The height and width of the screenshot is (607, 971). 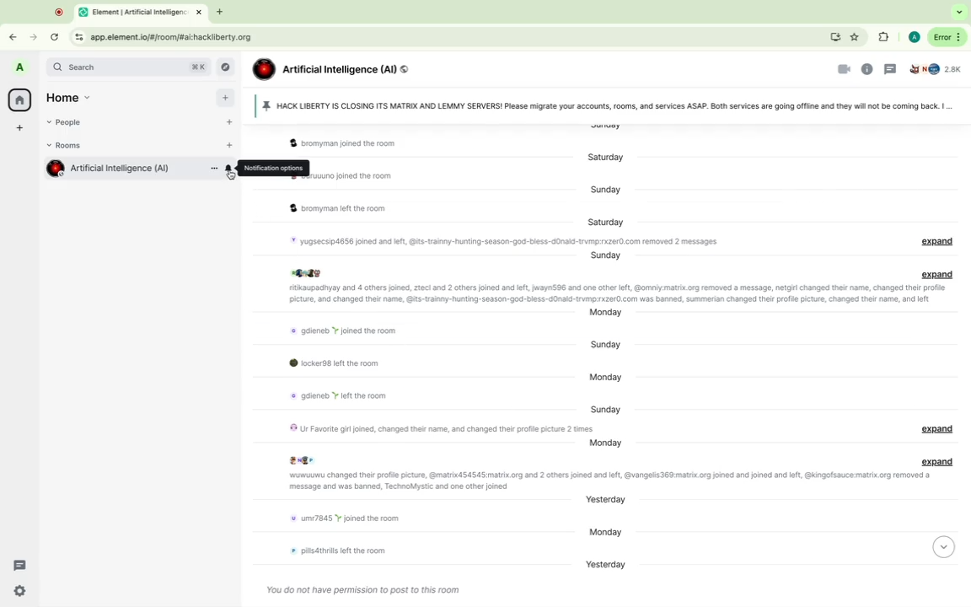 What do you see at coordinates (604, 567) in the screenshot?
I see `Day` at bounding box center [604, 567].